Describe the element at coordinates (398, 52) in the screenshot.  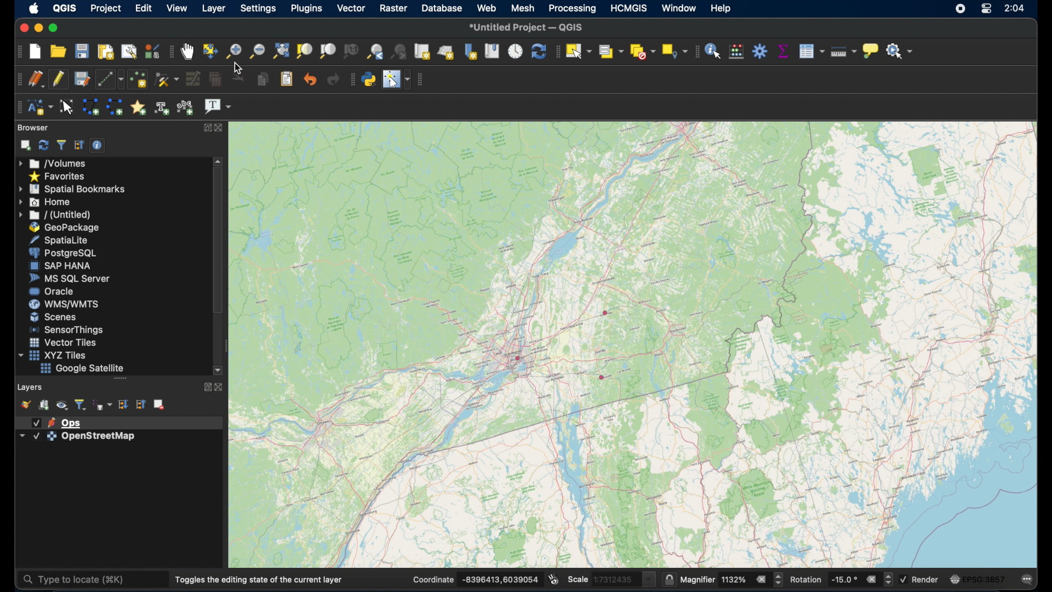
I see `zoom next` at that location.